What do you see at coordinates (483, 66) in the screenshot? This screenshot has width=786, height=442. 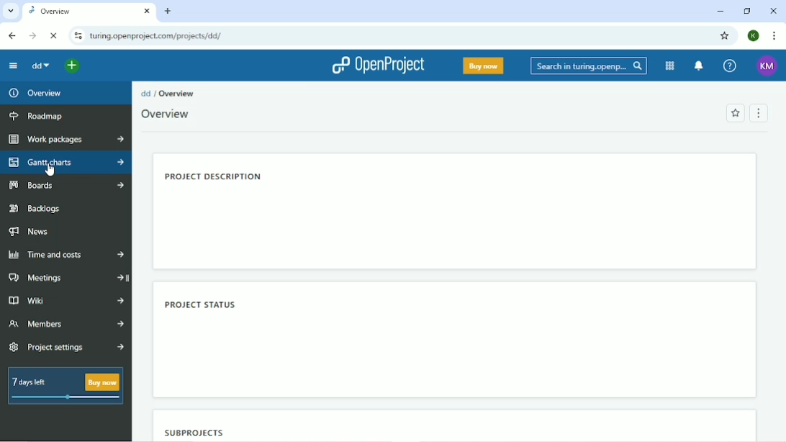 I see `Buy now` at bounding box center [483, 66].